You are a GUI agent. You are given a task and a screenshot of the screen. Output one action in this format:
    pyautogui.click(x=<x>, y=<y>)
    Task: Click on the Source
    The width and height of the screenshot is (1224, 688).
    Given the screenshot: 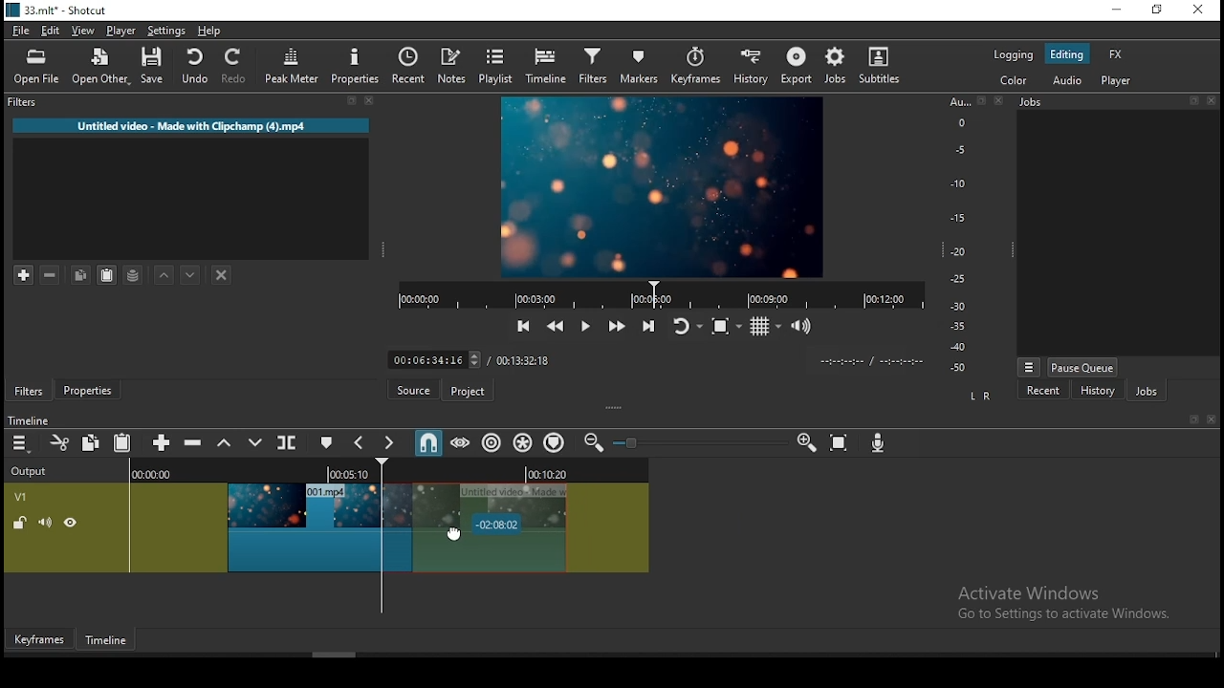 What is the action you would take?
    pyautogui.click(x=411, y=390)
    